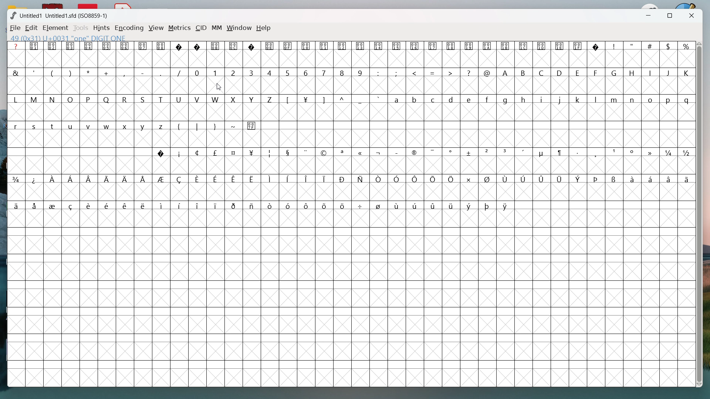  Describe the element at coordinates (325, 152) in the screenshot. I see `symbol` at that location.